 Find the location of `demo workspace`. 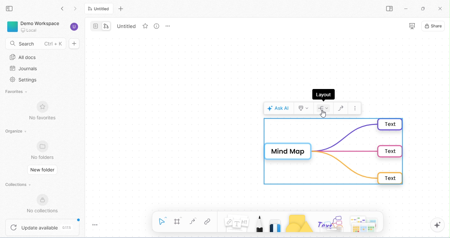

demo workspace is located at coordinates (42, 27).